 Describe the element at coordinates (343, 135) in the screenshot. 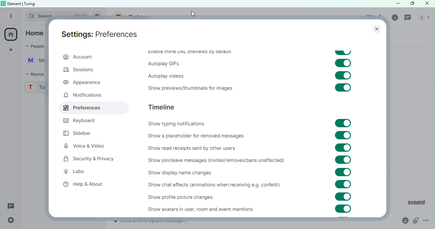

I see `Toggle` at that location.